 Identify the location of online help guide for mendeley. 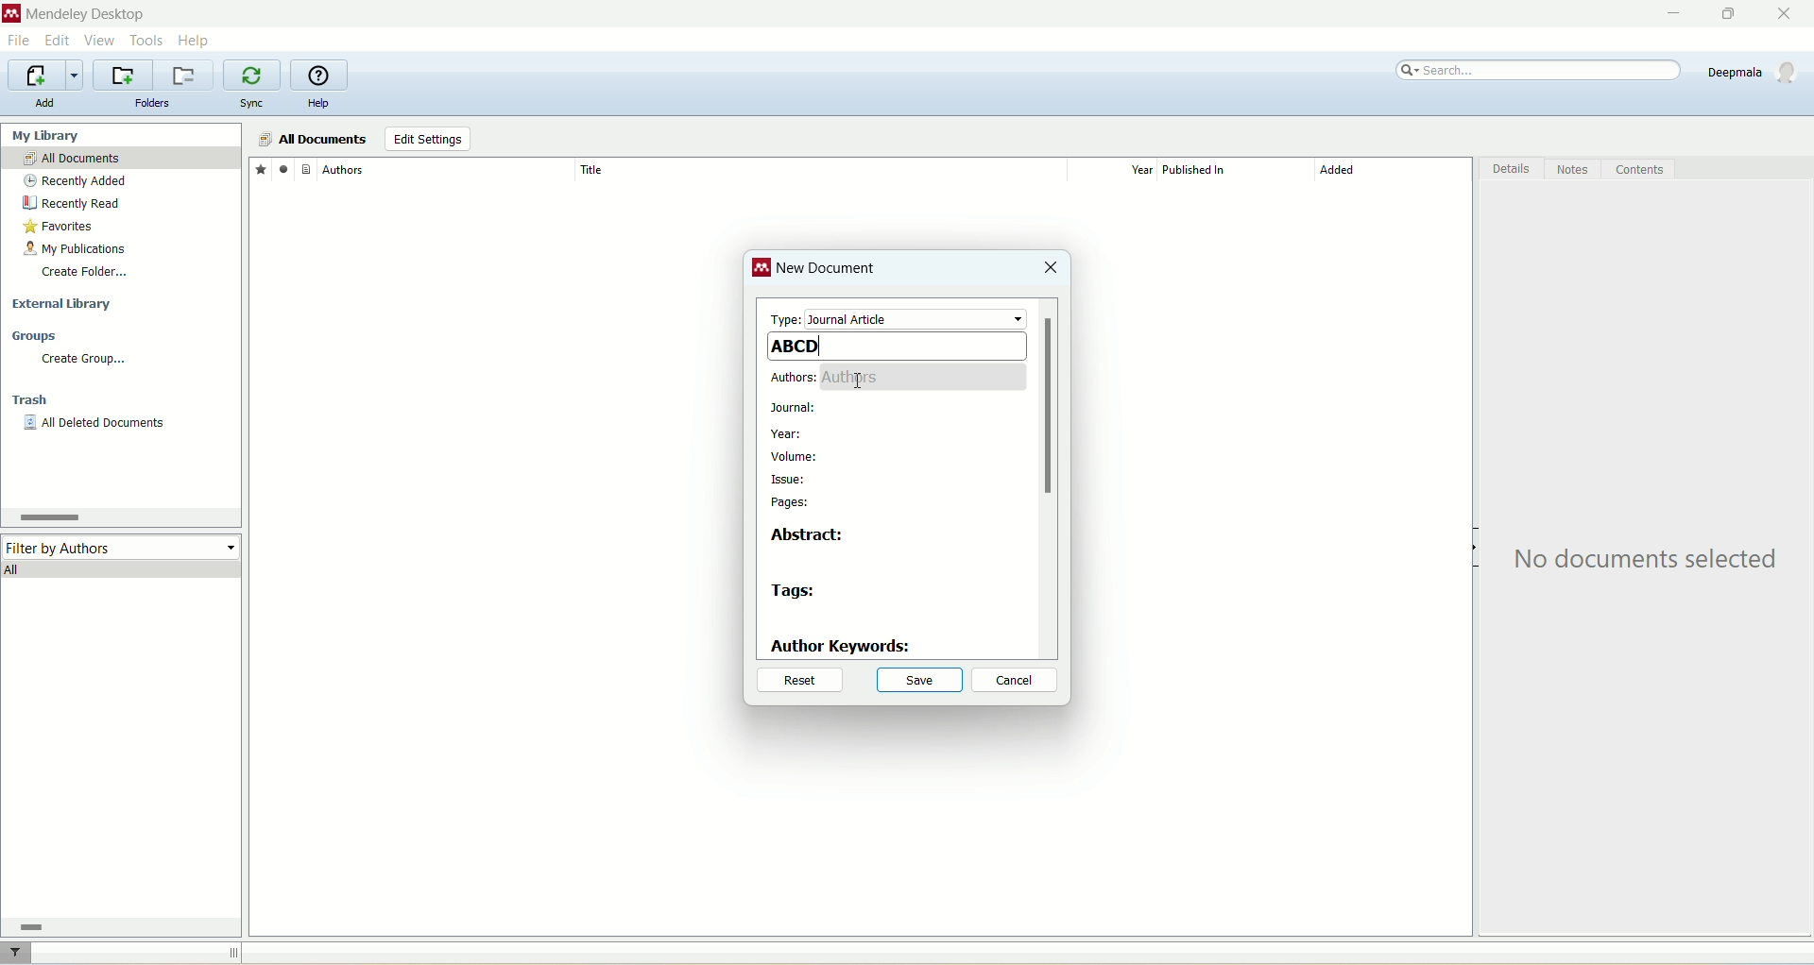
(320, 76).